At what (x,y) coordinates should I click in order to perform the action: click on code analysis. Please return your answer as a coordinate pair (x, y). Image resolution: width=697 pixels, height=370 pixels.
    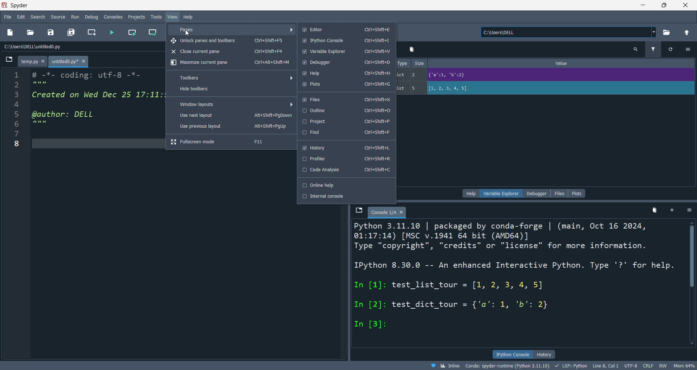
    Looking at the image, I should click on (346, 170).